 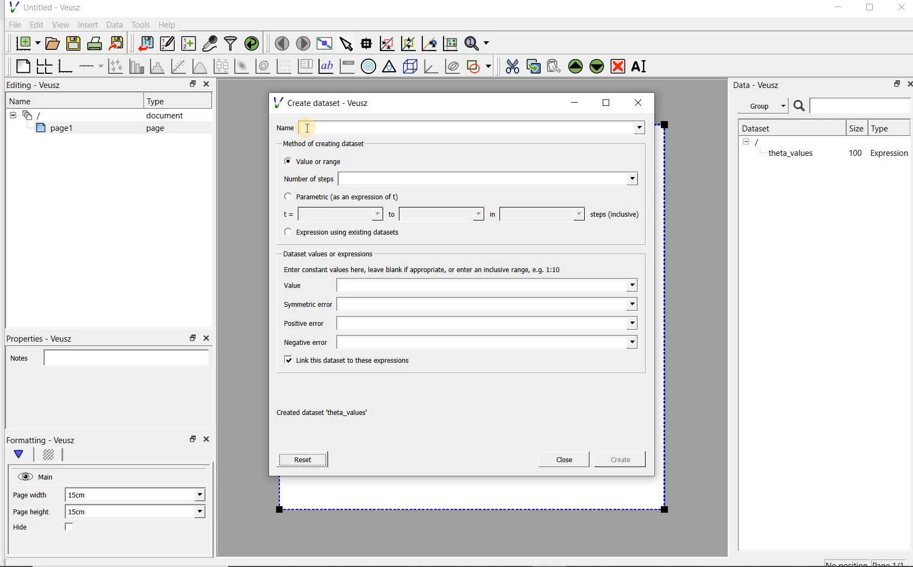 What do you see at coordinates (205, 338) in the screenshot?
I see `Close` at bounding box center [205, 338].